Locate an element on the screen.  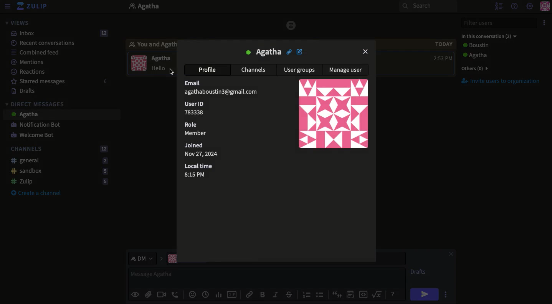
Video is located at coordinates (162, 295).